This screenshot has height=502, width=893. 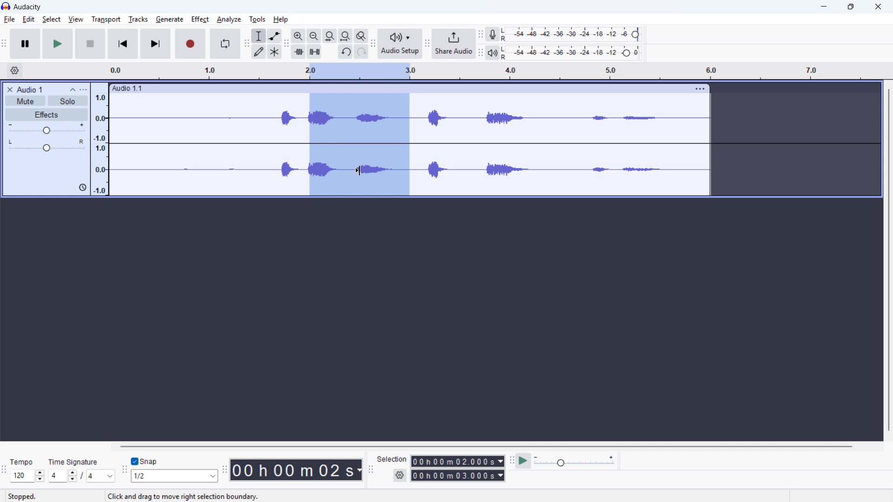 I want to click on Transport toolbar, so click(x=5, y=44).